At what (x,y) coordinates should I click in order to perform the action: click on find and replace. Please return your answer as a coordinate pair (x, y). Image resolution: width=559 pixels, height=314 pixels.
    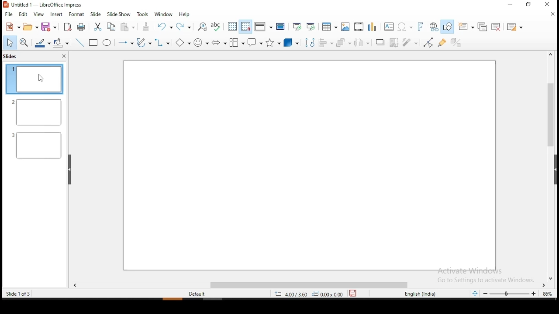
    Looking at the image, I should click on (203, 28).